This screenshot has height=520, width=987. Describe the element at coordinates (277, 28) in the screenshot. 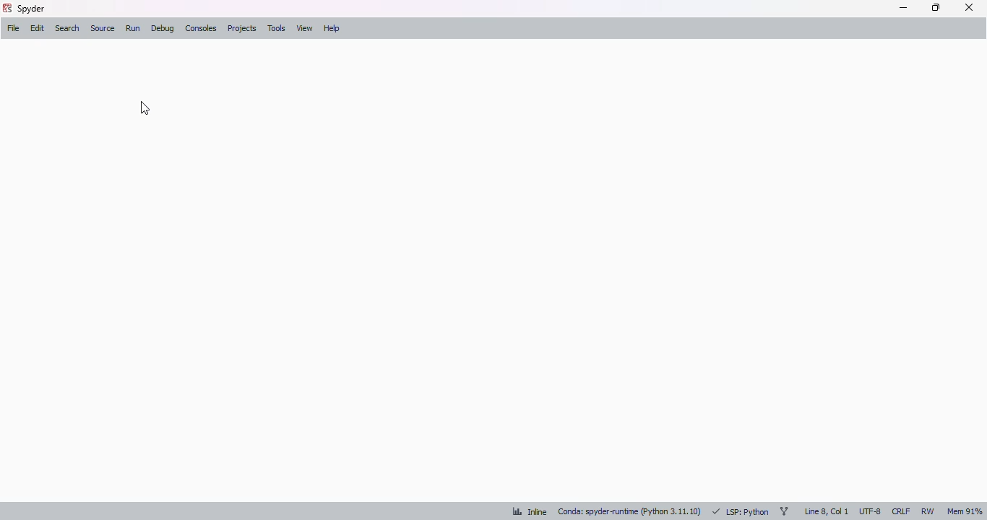

I see `tools` at that location.